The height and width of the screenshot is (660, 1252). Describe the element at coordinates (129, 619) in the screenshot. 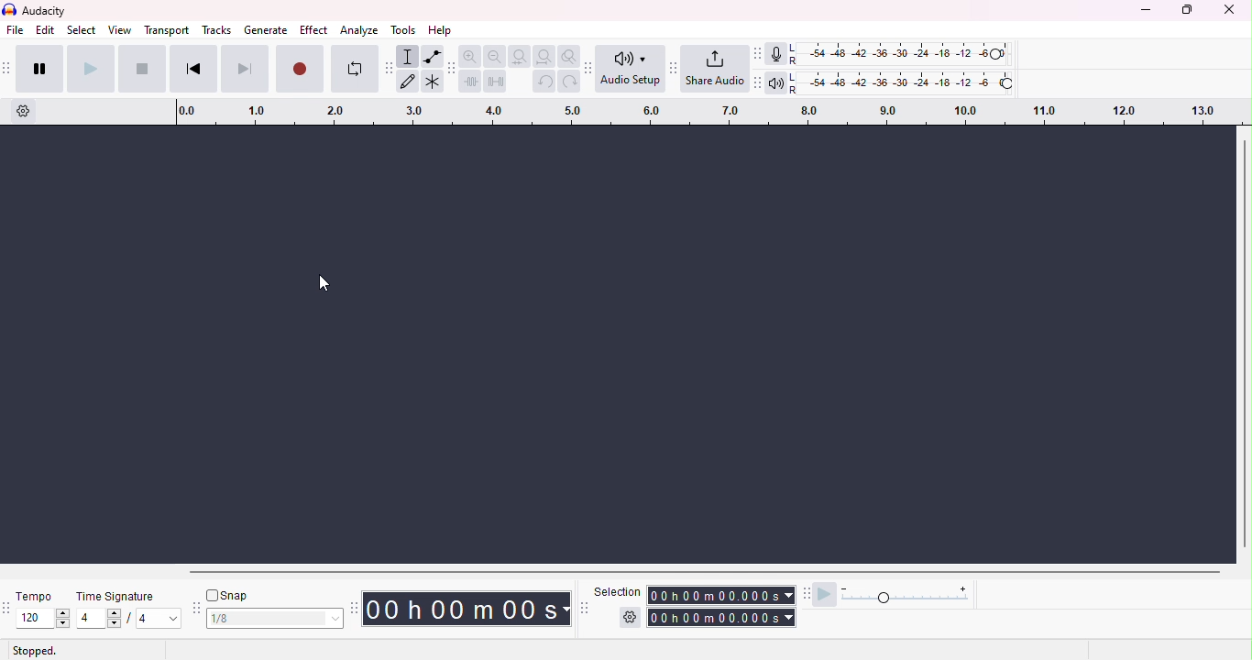

I see `select time signature` at that location.